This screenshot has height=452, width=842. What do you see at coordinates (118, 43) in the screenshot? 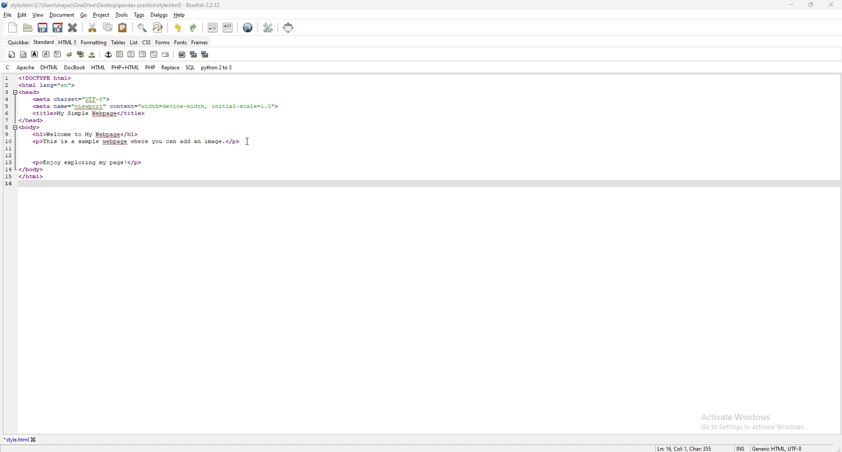
I see `tables` at bounding box center [118, 43].